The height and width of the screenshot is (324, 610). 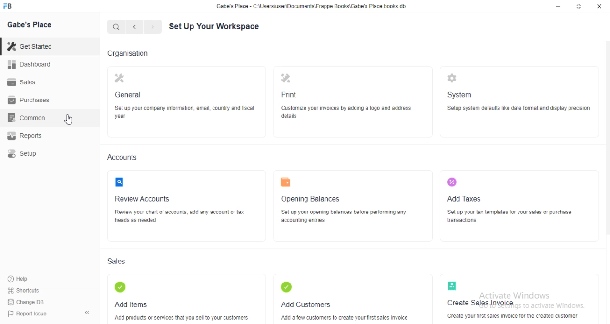 What do you see at coordinates (216, 27) in the screenshot?
I see `Set Up Your Workspace` at bounding box center [216, 27].